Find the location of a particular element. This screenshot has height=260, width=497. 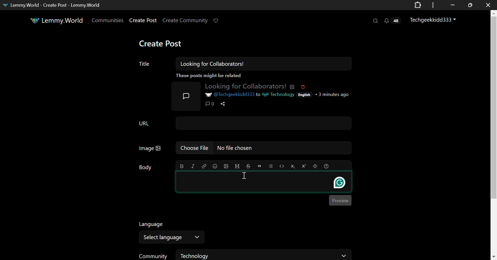

Language is located at coordinates (152, 225).